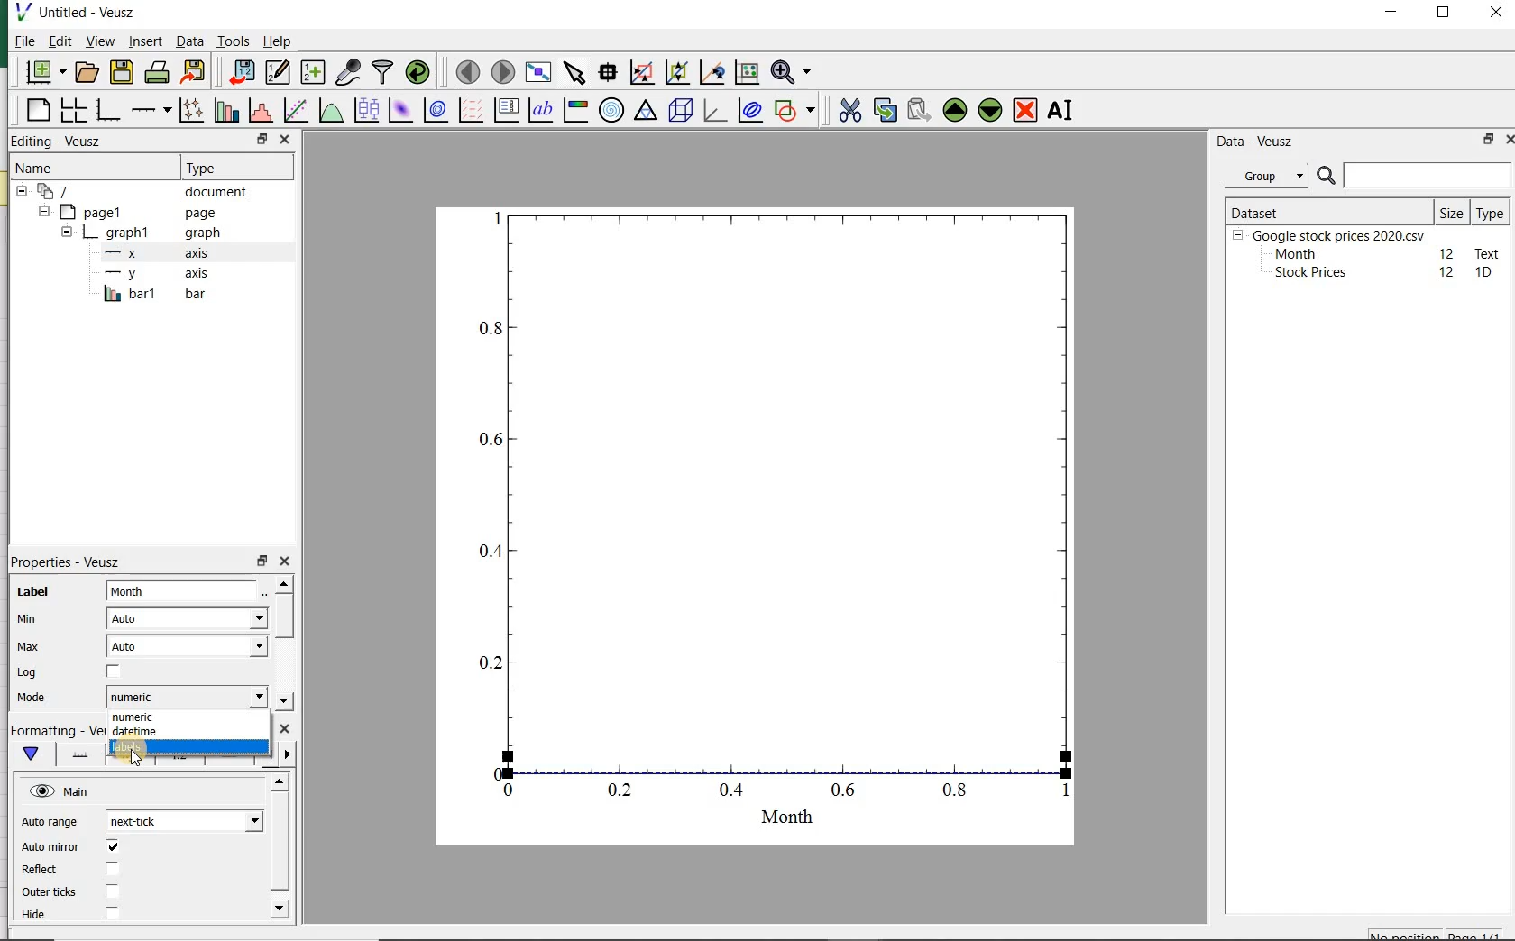 Image resolution: width=1515 pixels, height=941 pixels. Describe the element at coordinates (611, 109) in the screenshot. I see `polar graph` at that location.